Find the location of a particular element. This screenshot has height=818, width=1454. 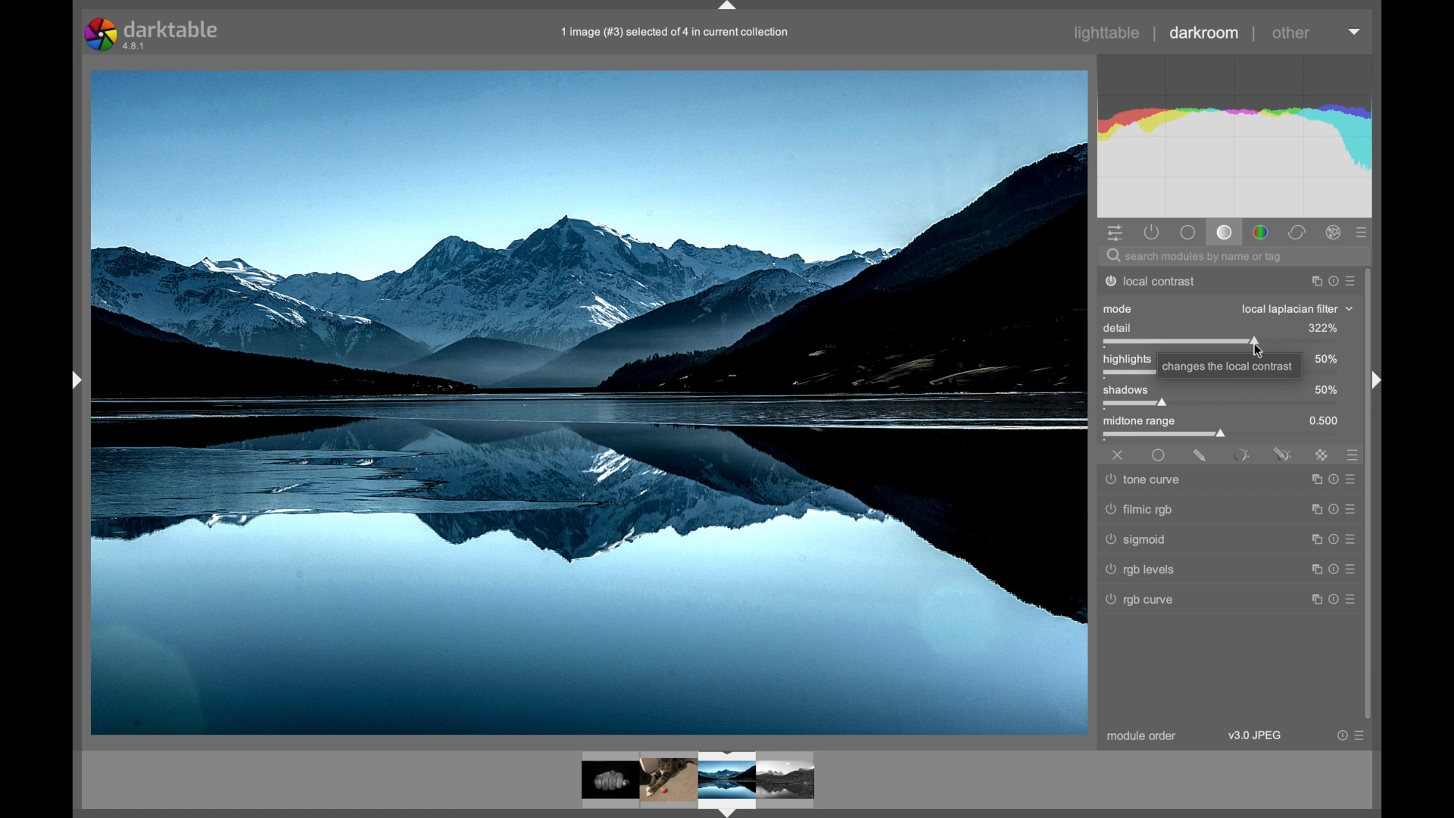

tooltip is located at coordinates (1230, 365).